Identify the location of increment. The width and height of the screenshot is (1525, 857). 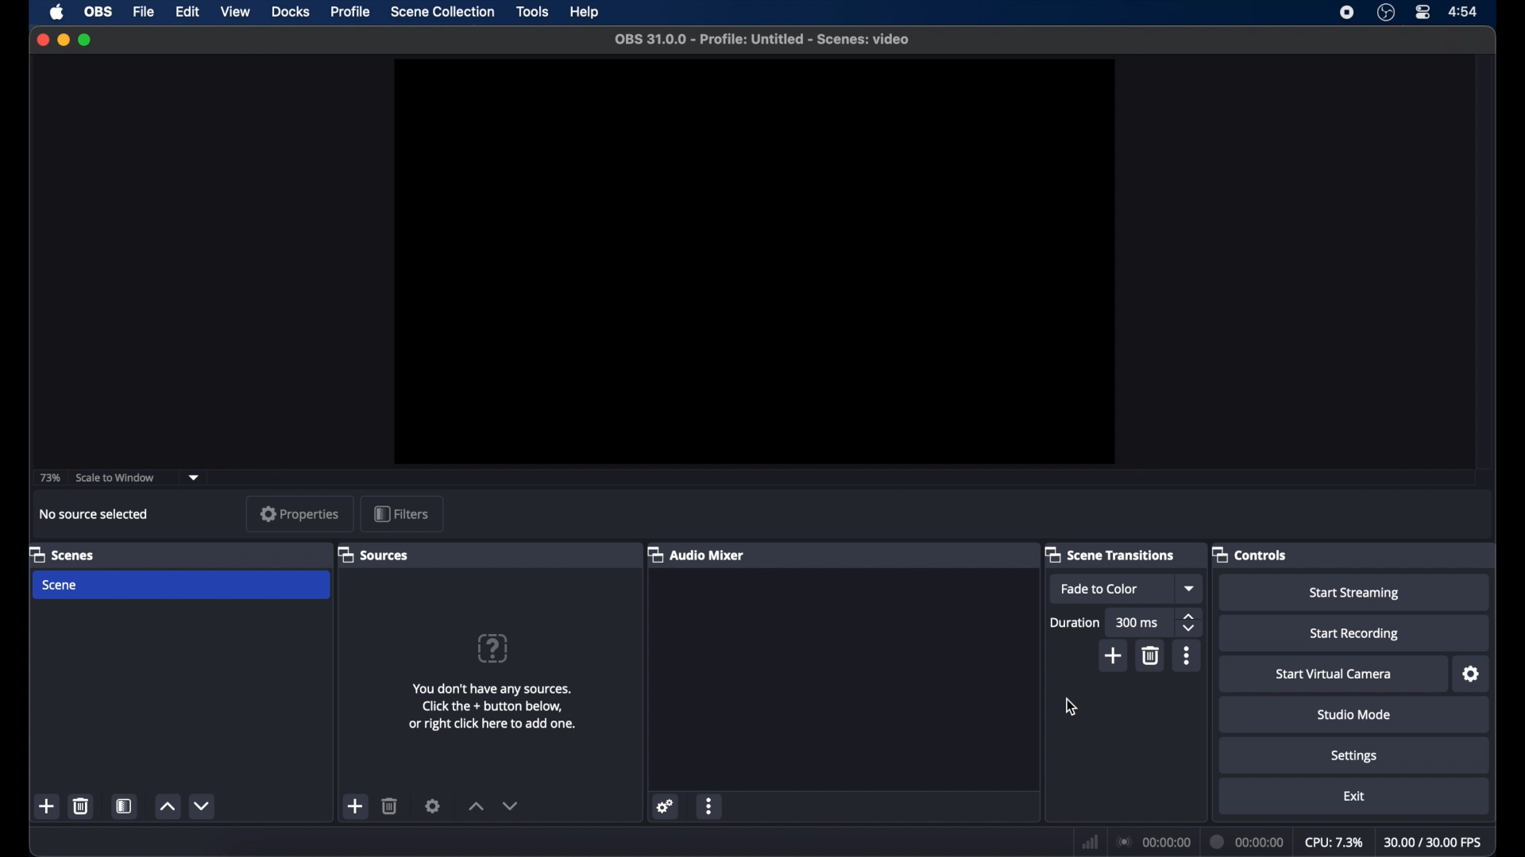
(476, 806).